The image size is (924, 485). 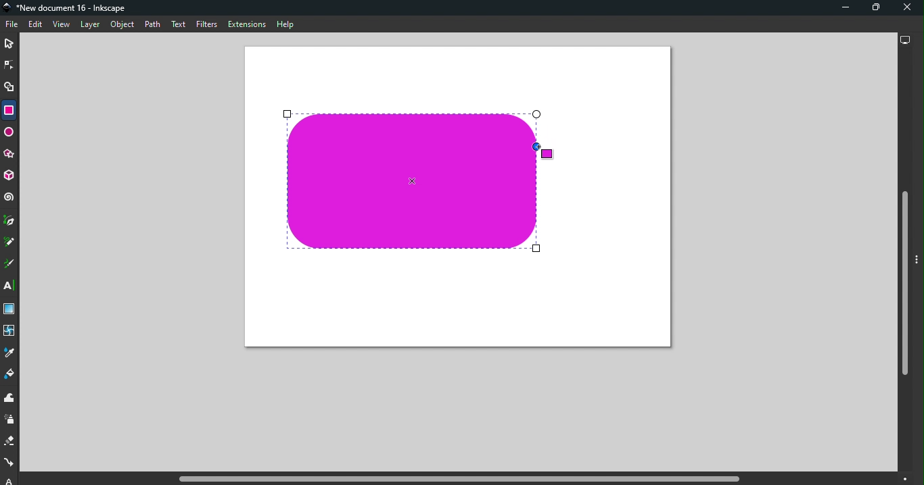 I want to click on Tweak tool, so click(x=12, y=399).